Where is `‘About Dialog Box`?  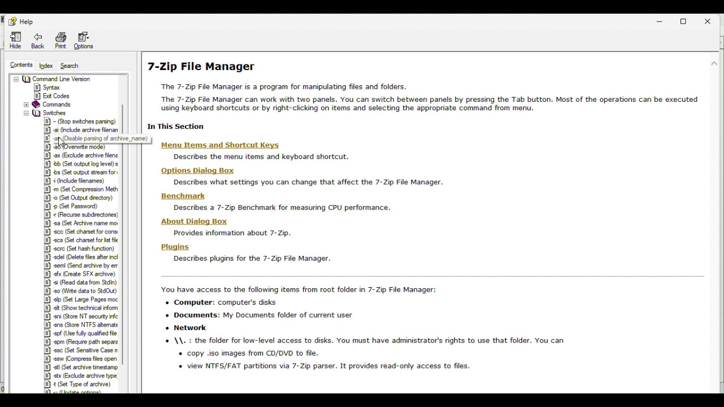 ‘About Dialog Box is located at coordinates (204, 221).